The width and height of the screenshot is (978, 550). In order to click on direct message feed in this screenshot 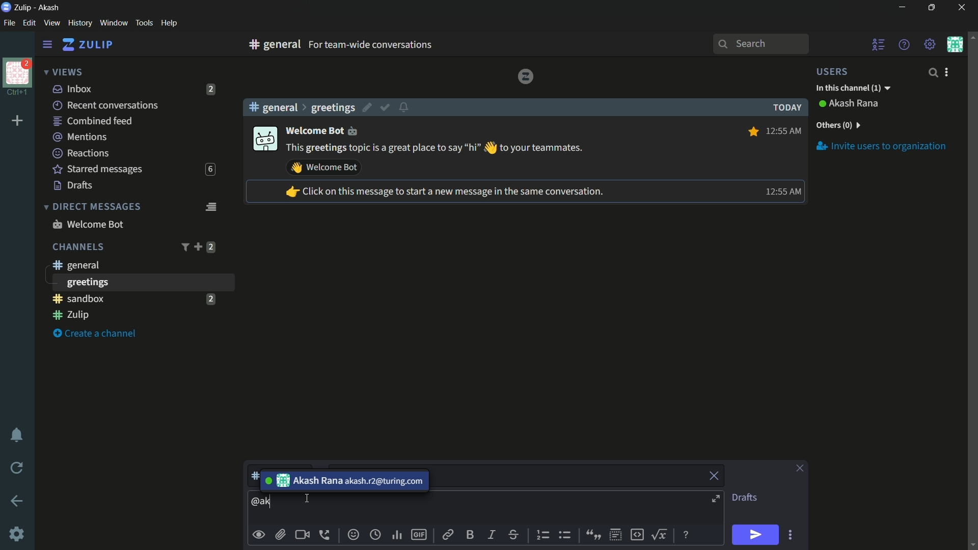, I will do `click(210, 206)`.